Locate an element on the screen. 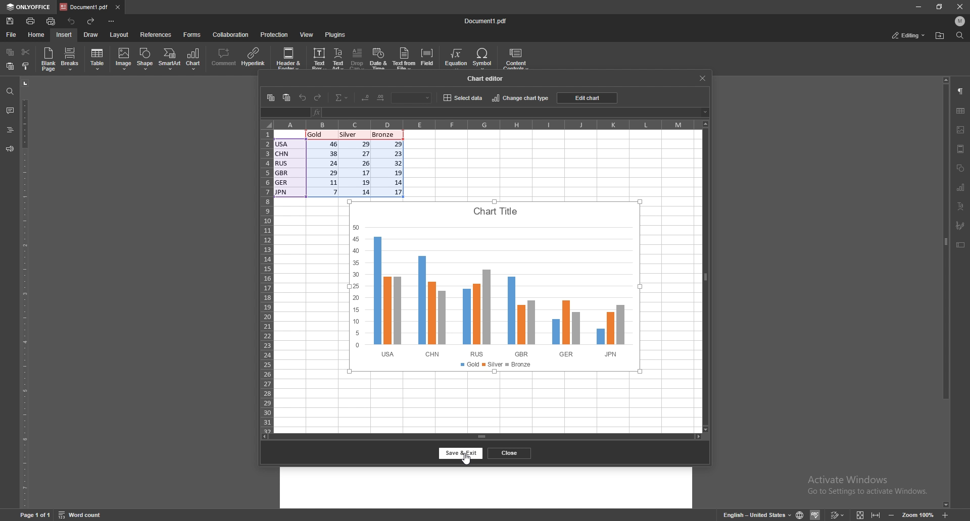 The height and width of the screenshot is (521, 970). shapes is located at coordinates (961, 168).